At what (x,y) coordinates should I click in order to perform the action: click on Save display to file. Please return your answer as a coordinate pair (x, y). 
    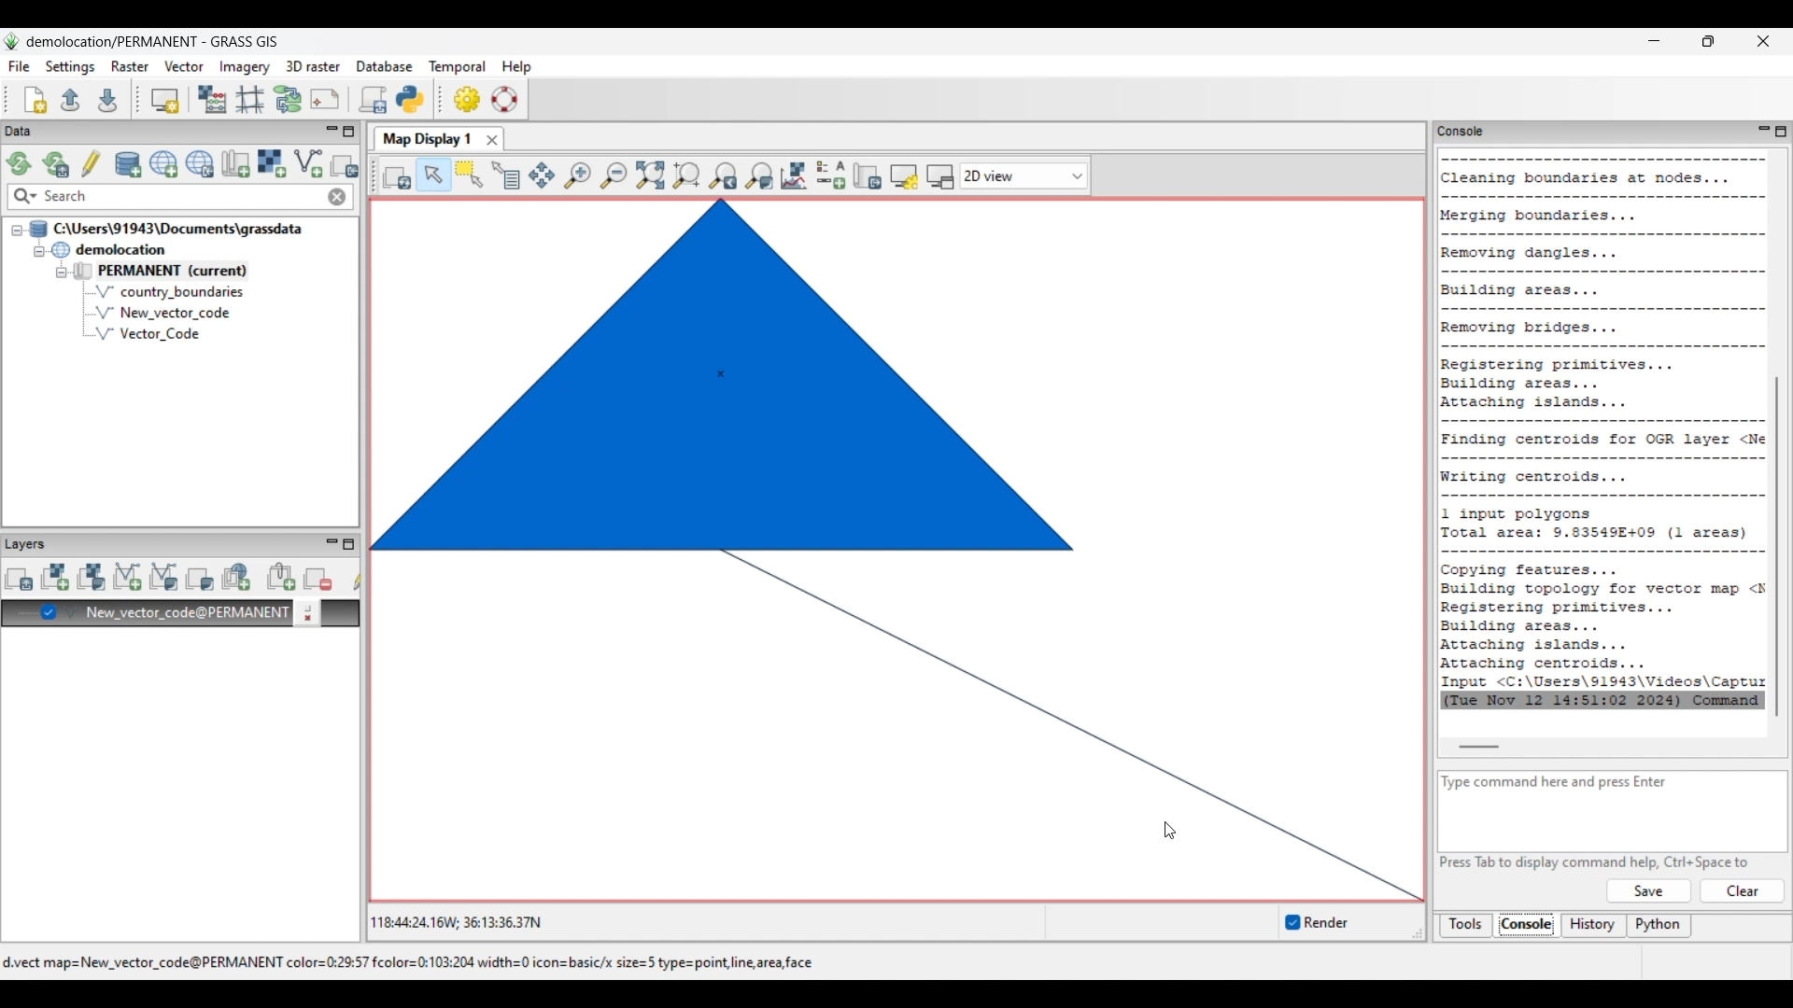
    Looking at the image, I should click on (867, 175).